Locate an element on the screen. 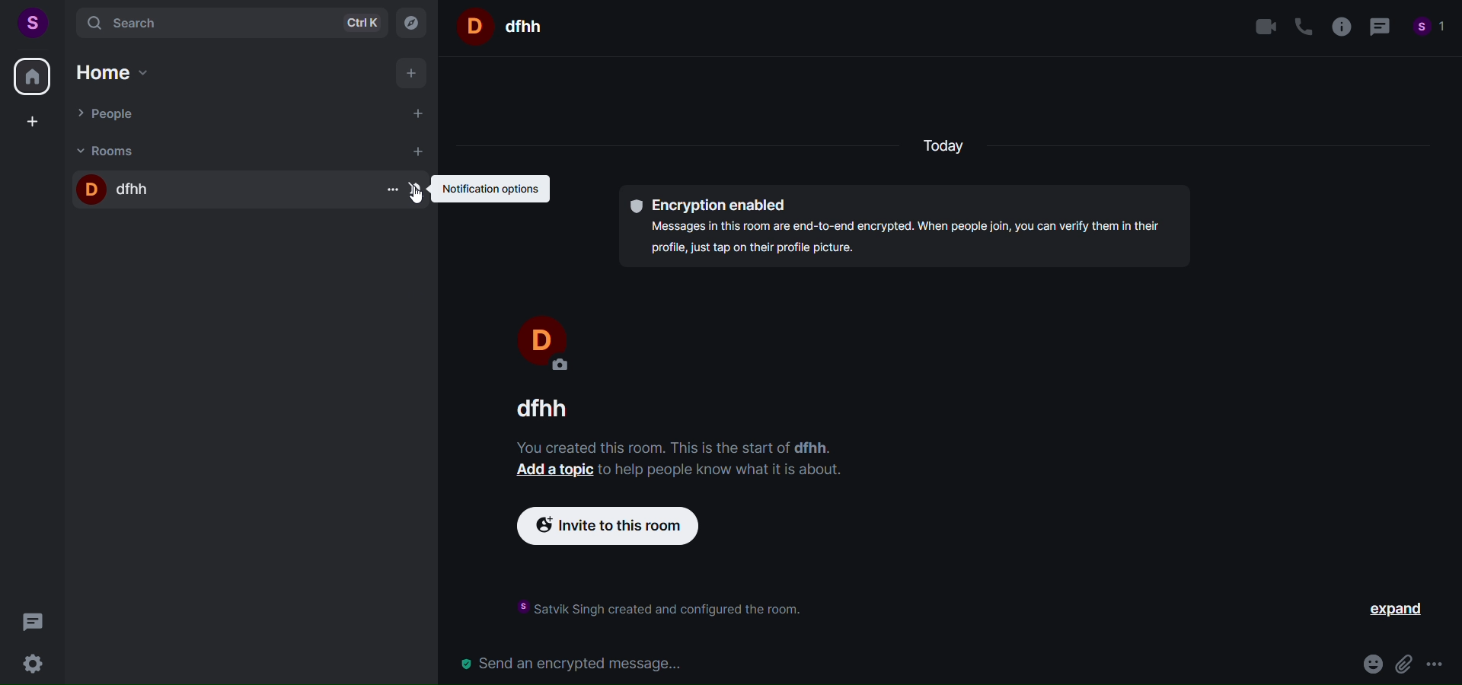  expand is located at coordinates (1394, 609).